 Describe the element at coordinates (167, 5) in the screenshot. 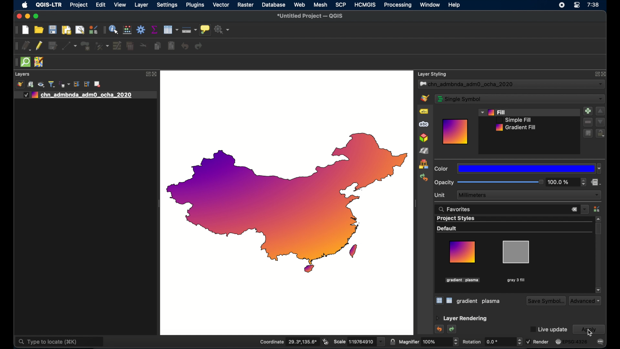

I see `settings` at that location.